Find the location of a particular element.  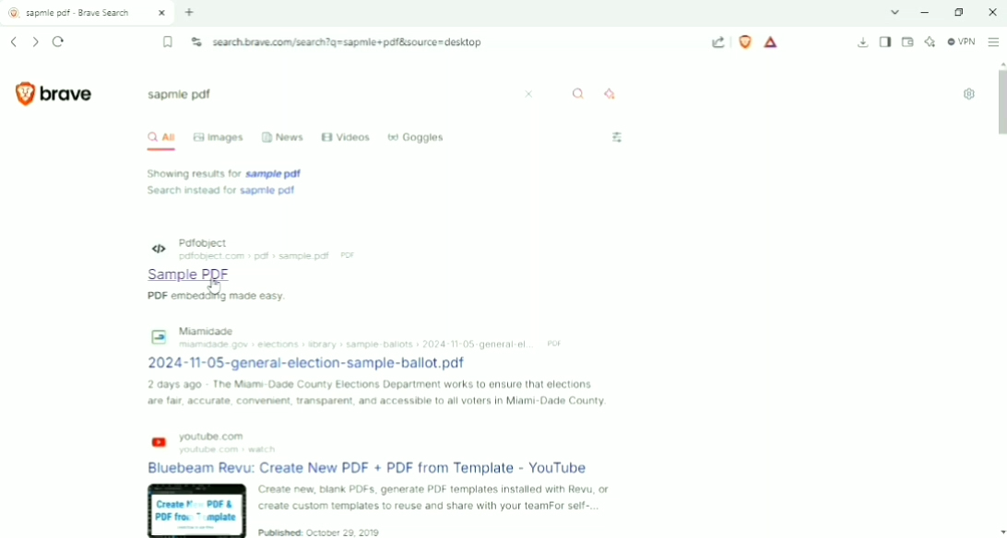

Showing results for sample pdf is located at coordinates (229, 173).